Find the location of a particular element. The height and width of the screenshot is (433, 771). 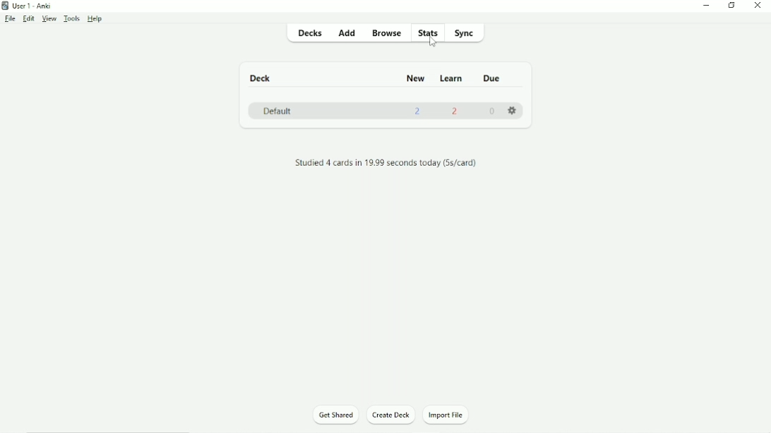

Cursor is located at coordinates (434, 43).